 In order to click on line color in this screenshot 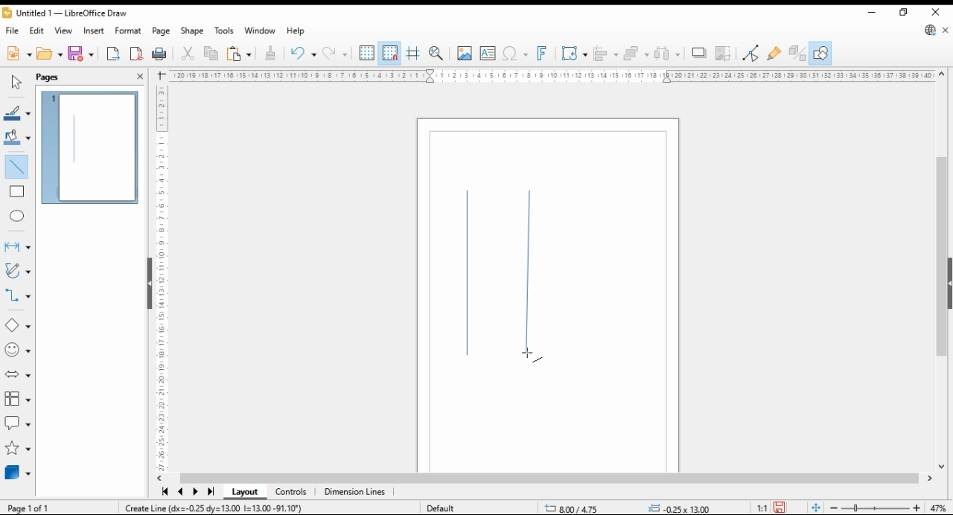, I will do `click(18, 113)`.